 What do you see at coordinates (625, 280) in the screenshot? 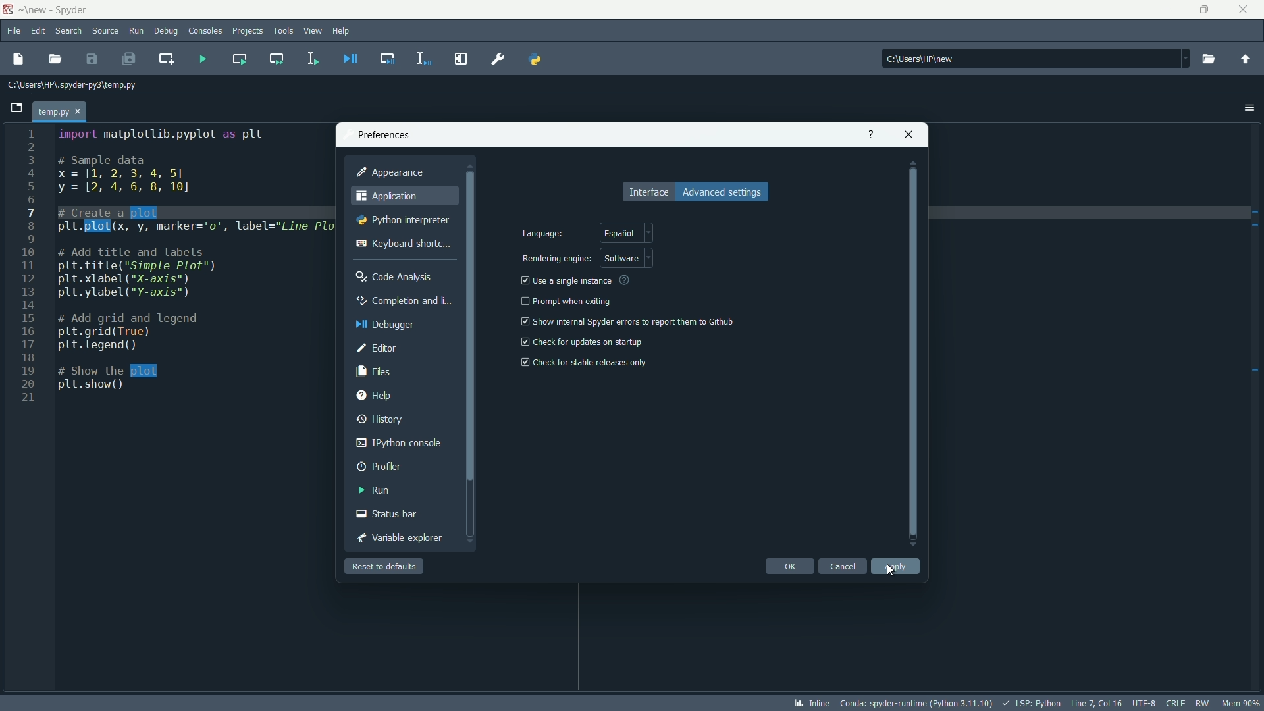
I see `see more info` at bounding box center [625, 280].